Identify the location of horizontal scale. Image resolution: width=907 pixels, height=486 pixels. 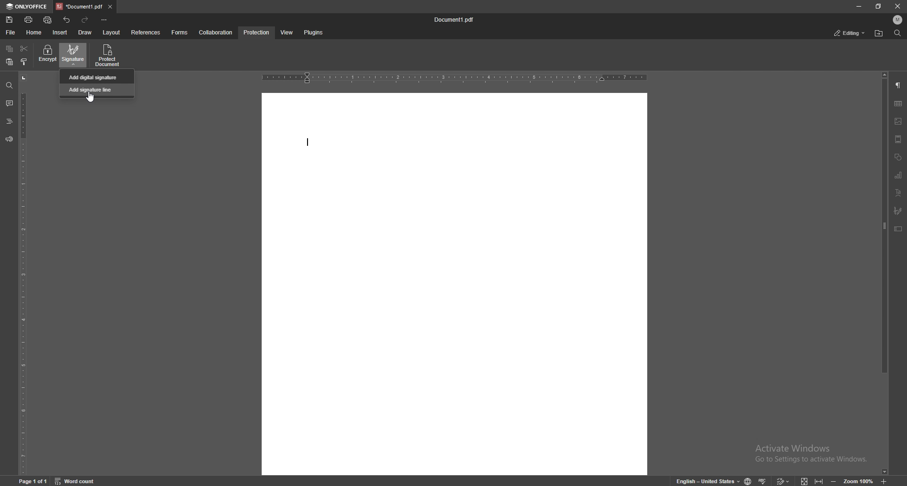
(454, 78).